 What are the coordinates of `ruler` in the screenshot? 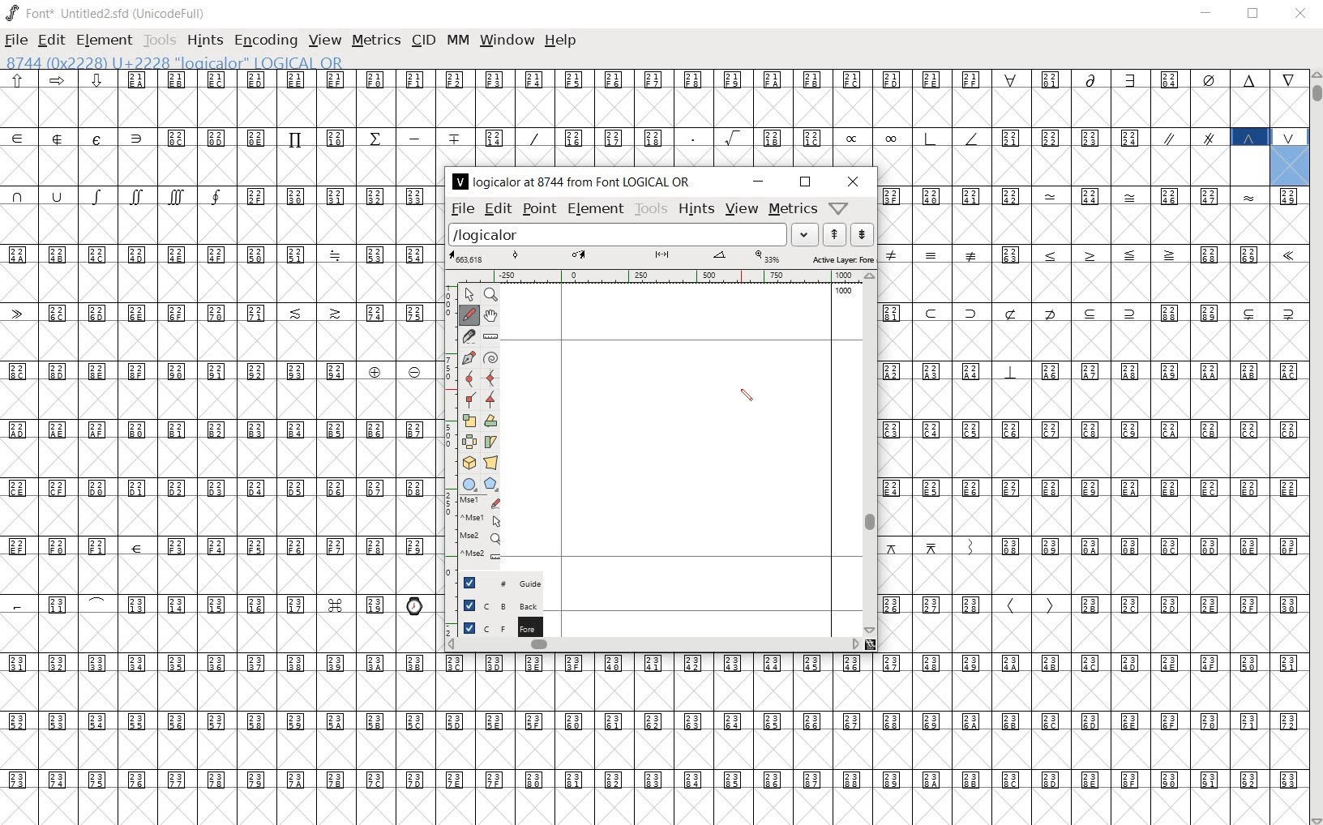 It's located at (656, 277).